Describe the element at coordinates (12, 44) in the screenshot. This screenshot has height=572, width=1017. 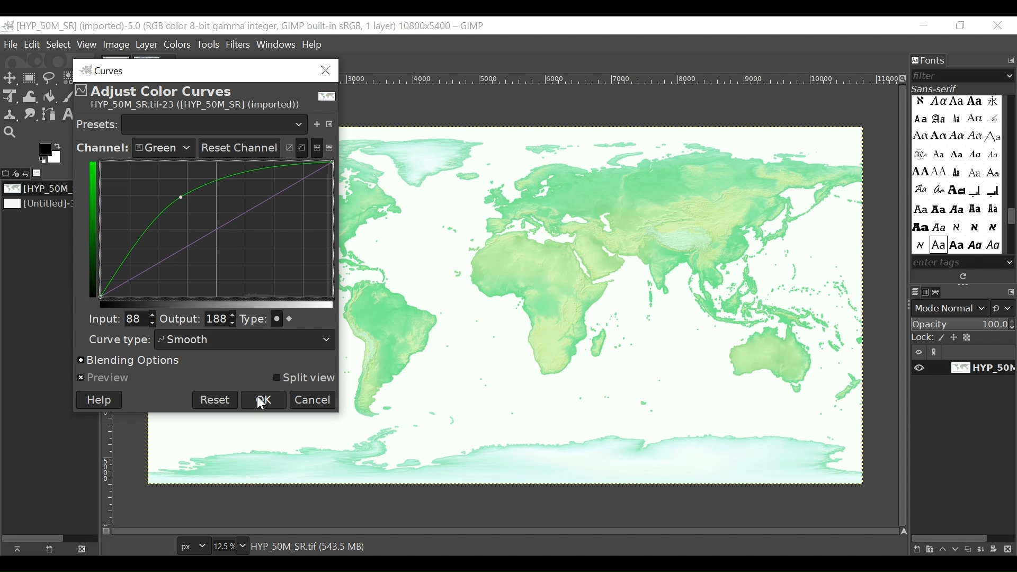
I see `File` at that location.